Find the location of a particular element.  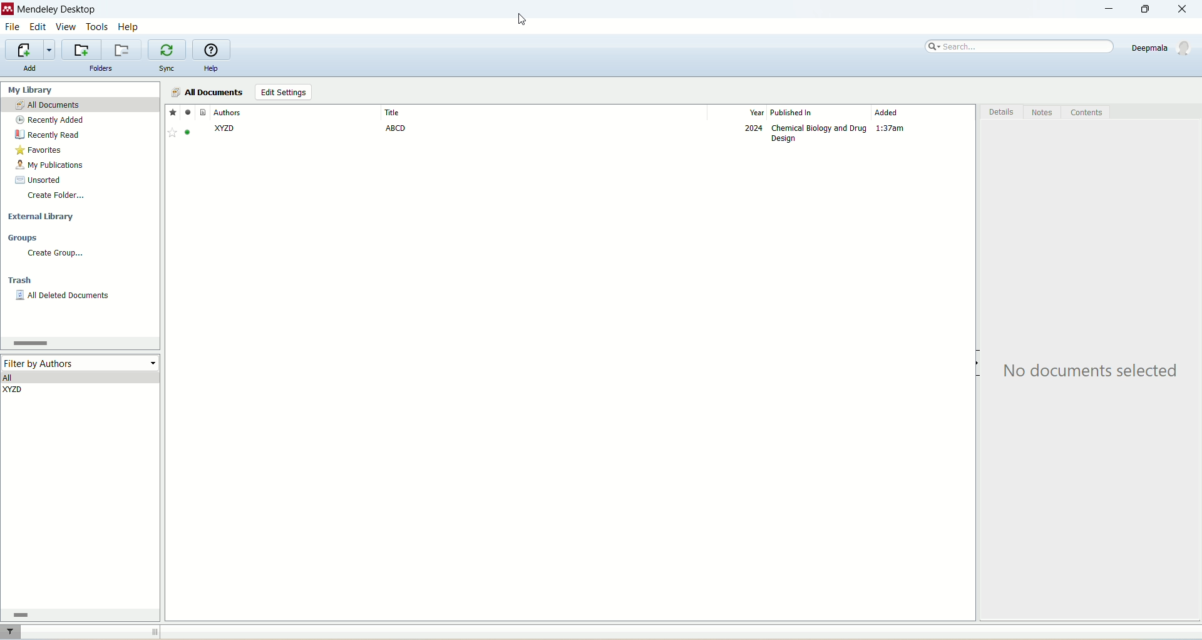

favorites is located at coordinates (172, 111).